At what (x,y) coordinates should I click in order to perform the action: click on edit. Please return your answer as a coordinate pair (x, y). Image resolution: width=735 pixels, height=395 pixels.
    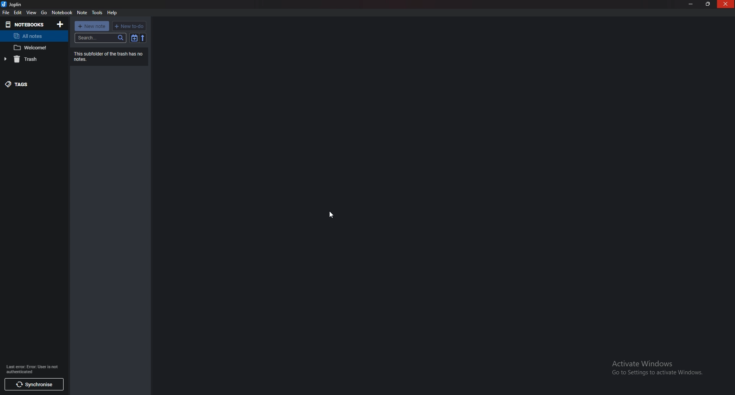
    Looking at the image, I should click on (18, 12).